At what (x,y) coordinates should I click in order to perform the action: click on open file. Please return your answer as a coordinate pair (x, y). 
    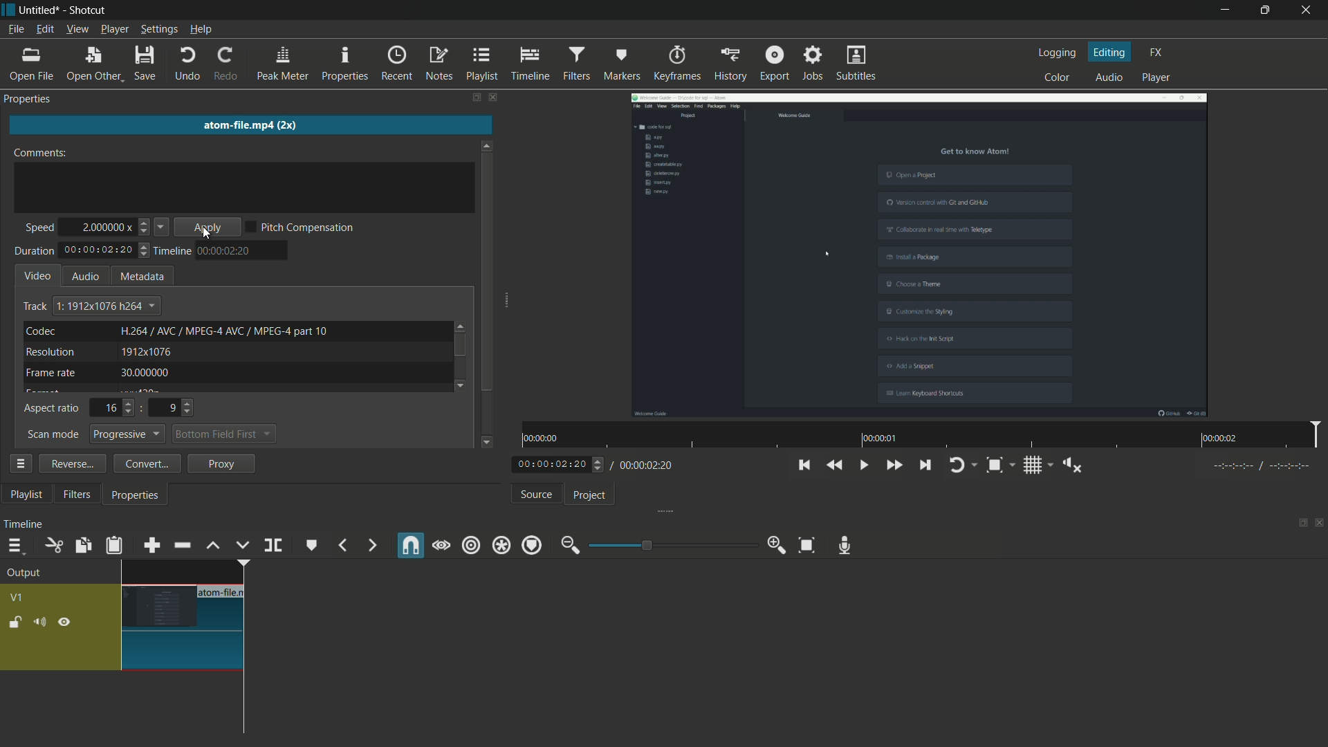
    Looking at the image, I should click on (30, 66).